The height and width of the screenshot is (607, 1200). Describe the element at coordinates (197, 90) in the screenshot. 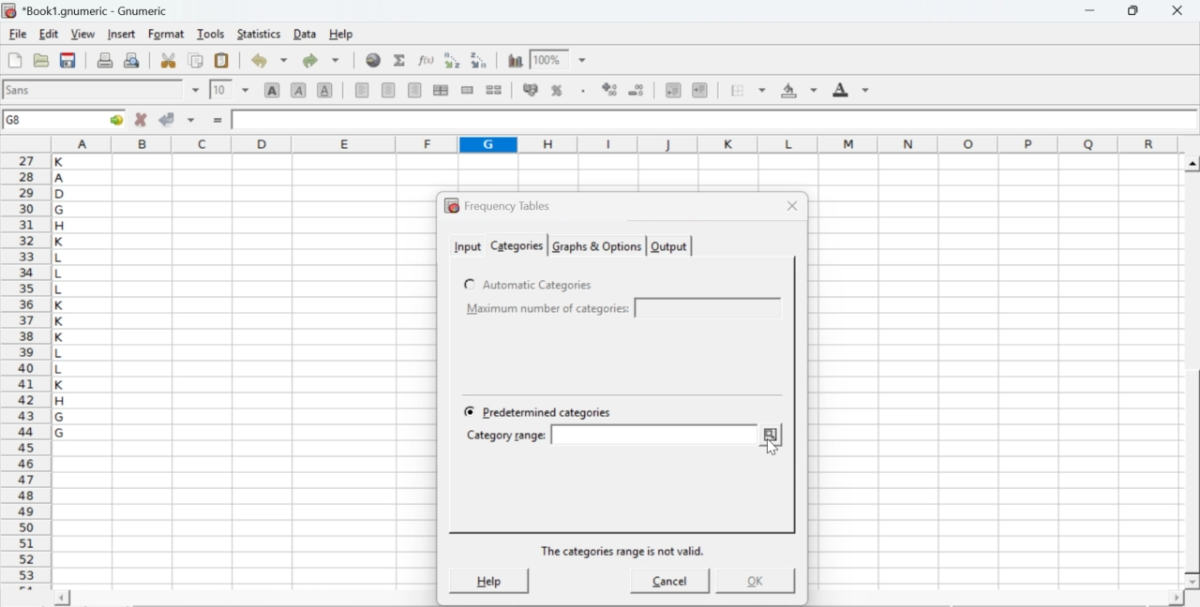

I see `drop down` at that location.